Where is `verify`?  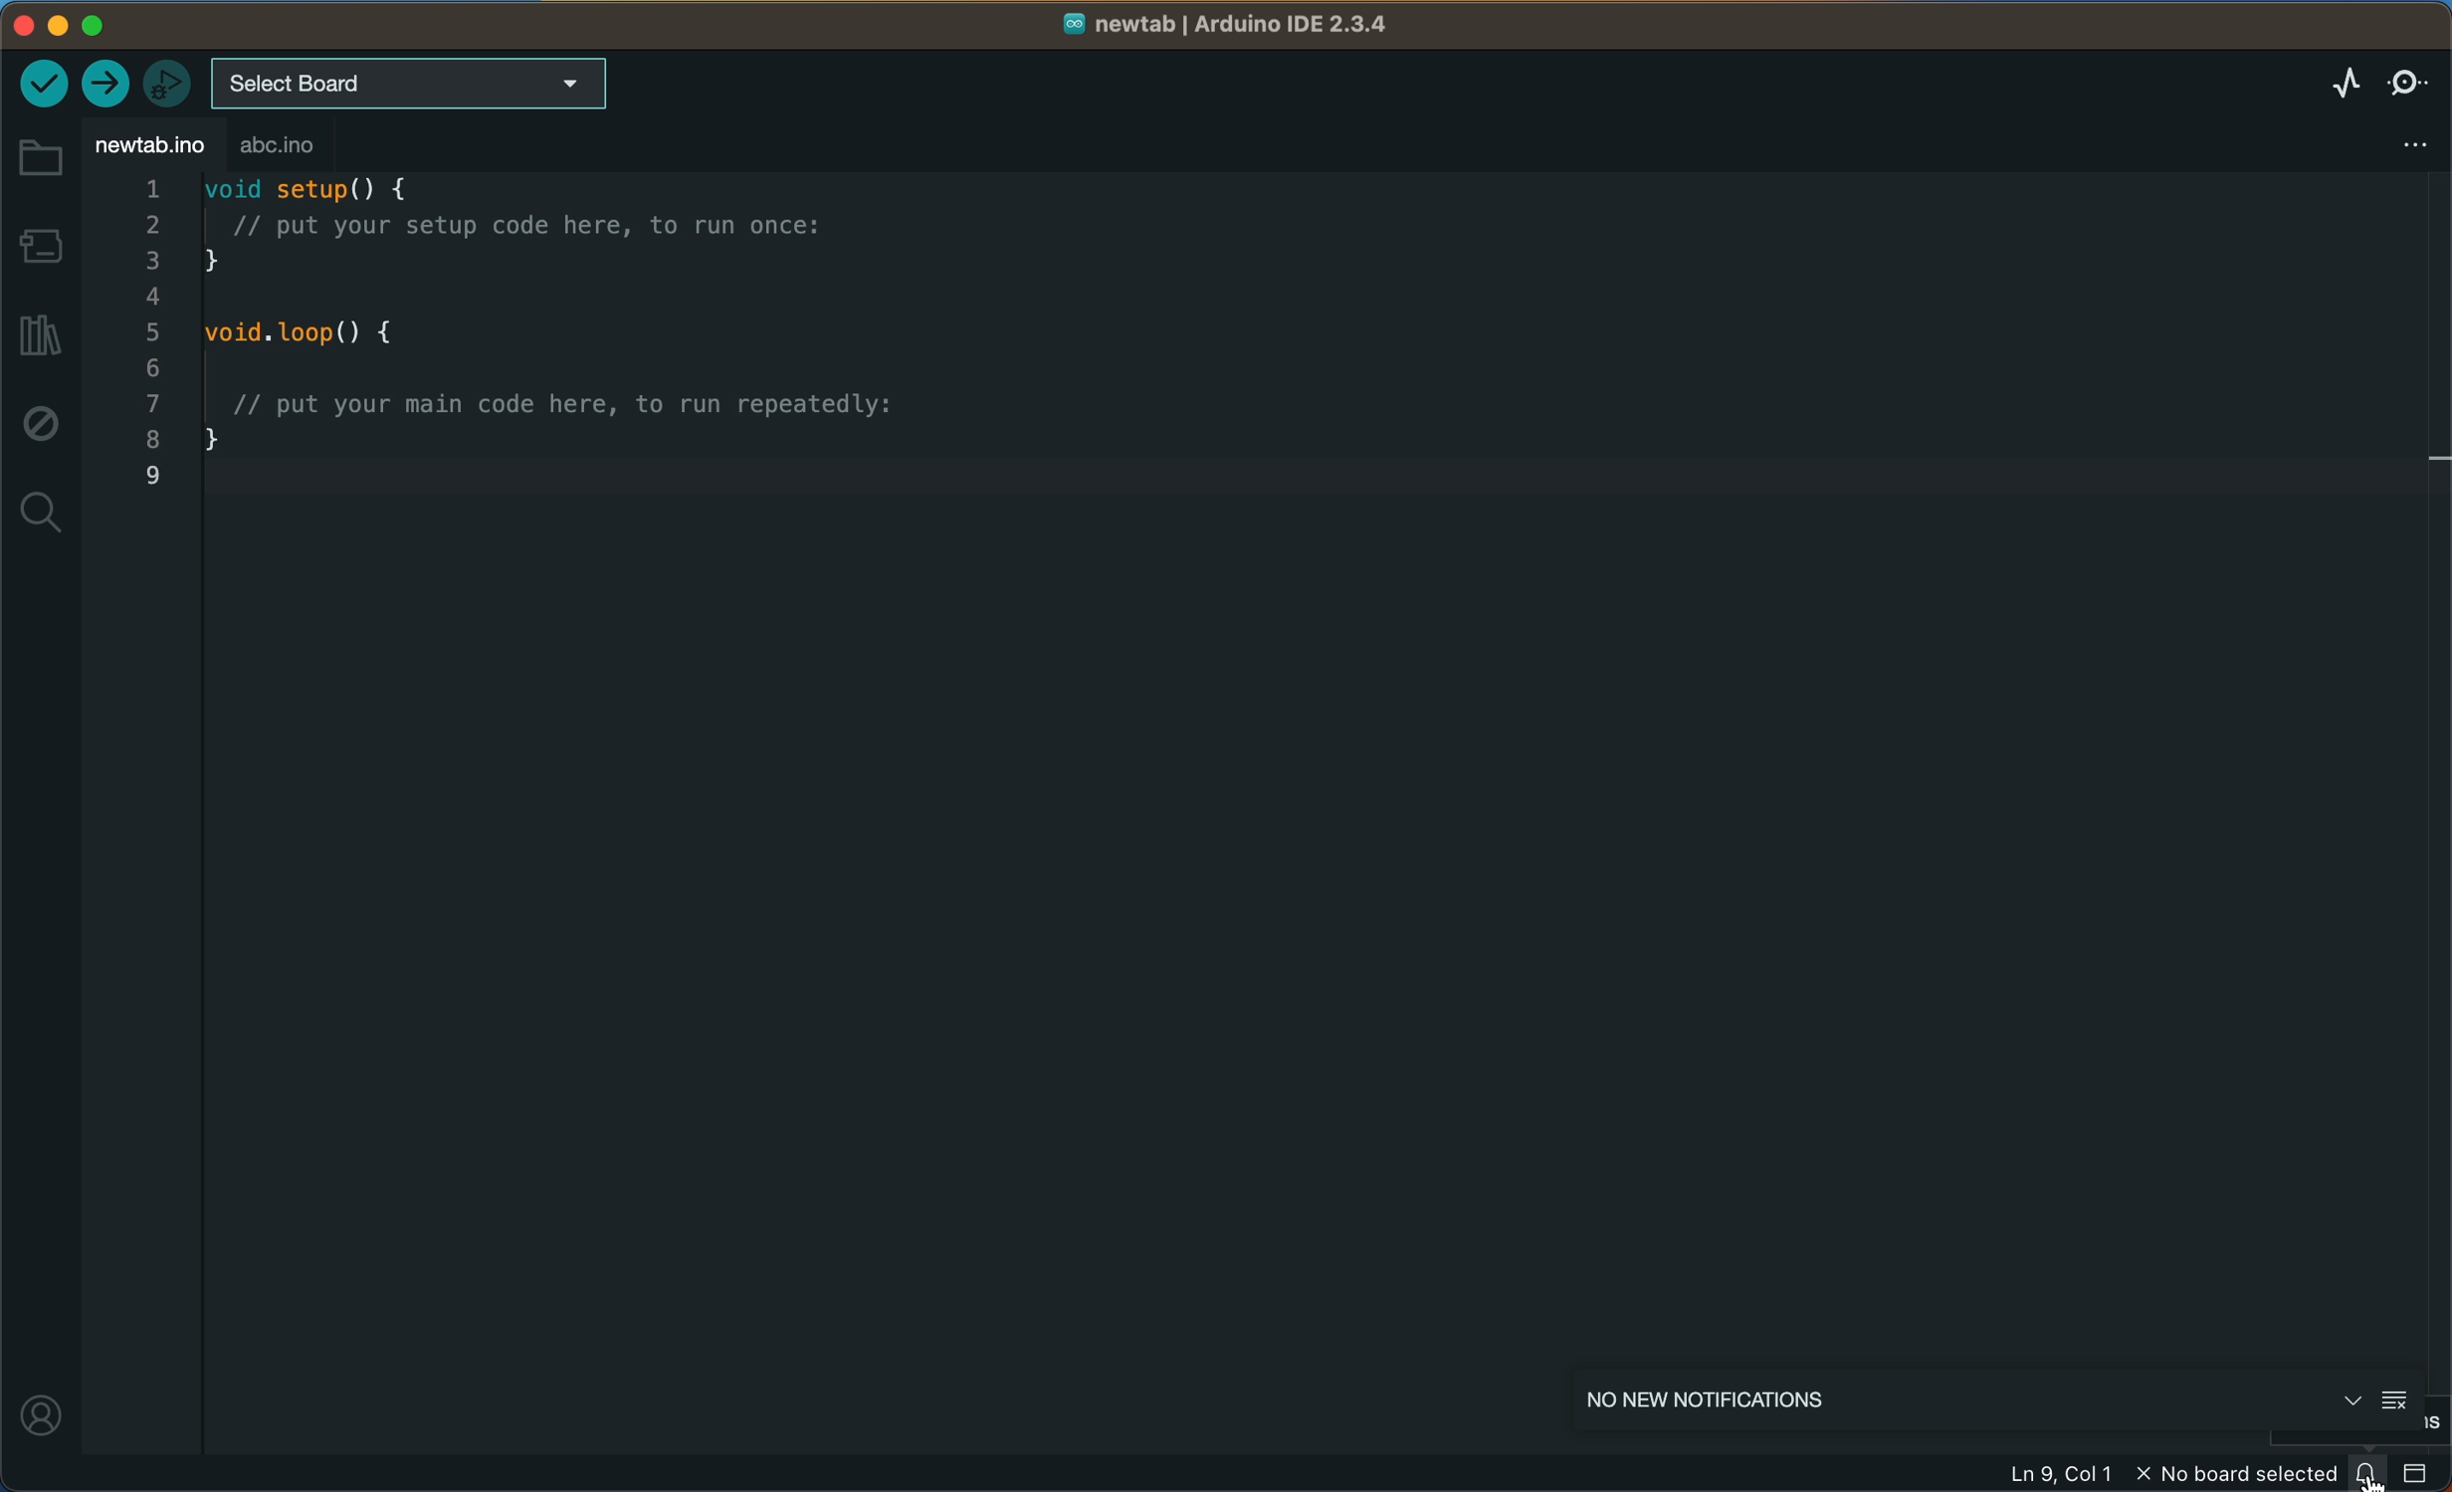
verify is located at coordinates (41, 83).